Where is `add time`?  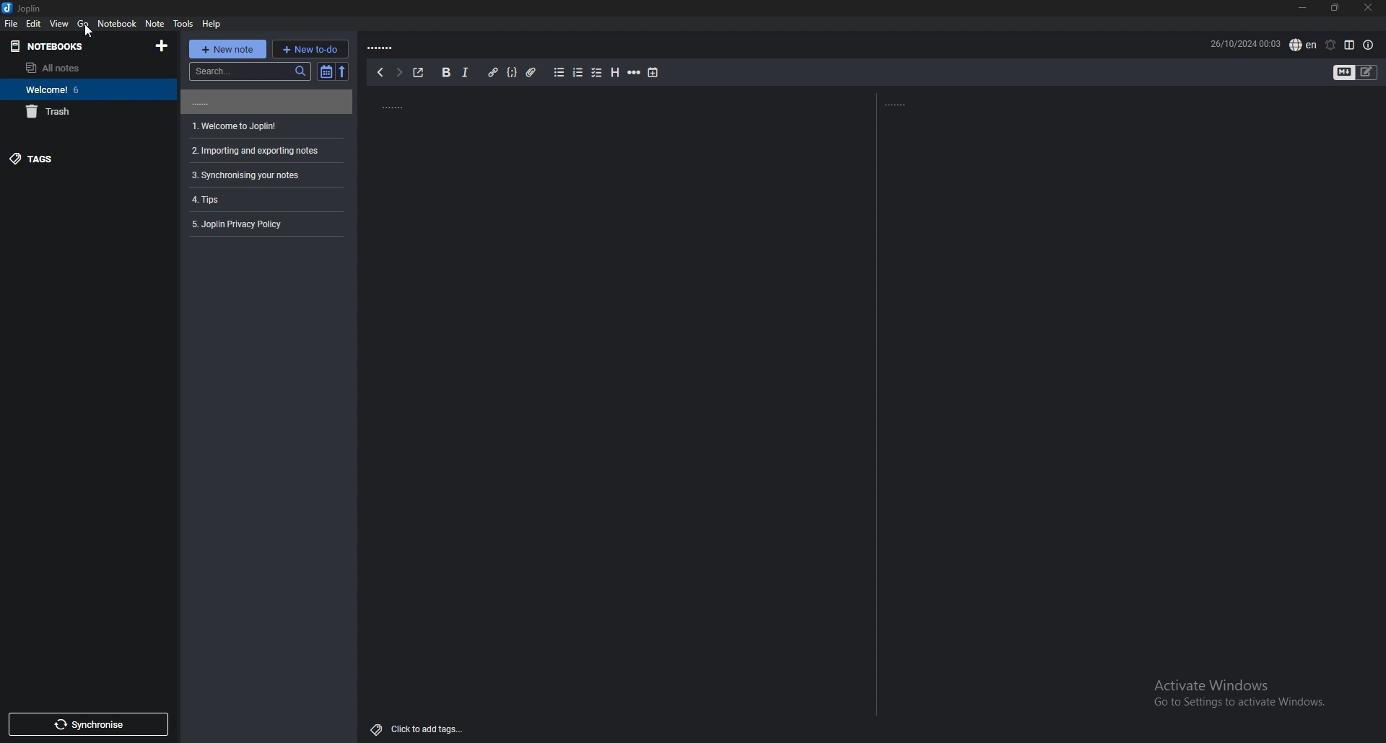 add time is located at coordinates (653, 73).